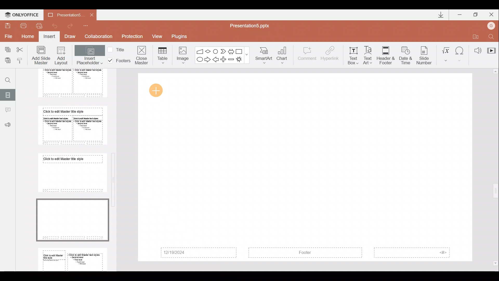 The width and height of the screenshot is (499, 281). I want to click on Protection, so click(132, 37).